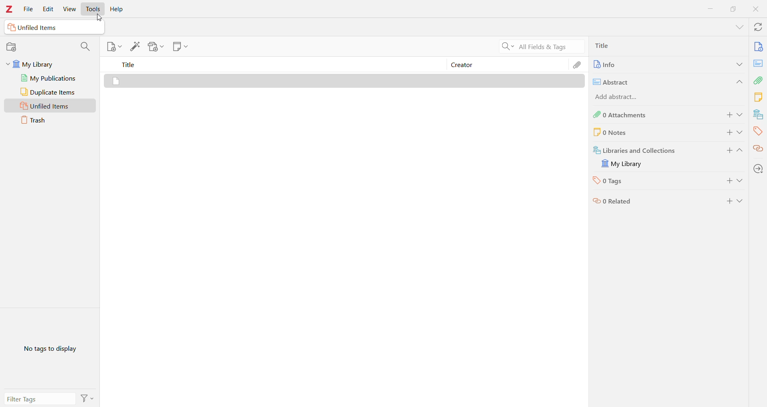 Image resolution: width=767 pixels, height=407 pixels. What do you see at coordinates (729, 150) in the screenshot?
I see `Add` at bounding box center [729, 150].